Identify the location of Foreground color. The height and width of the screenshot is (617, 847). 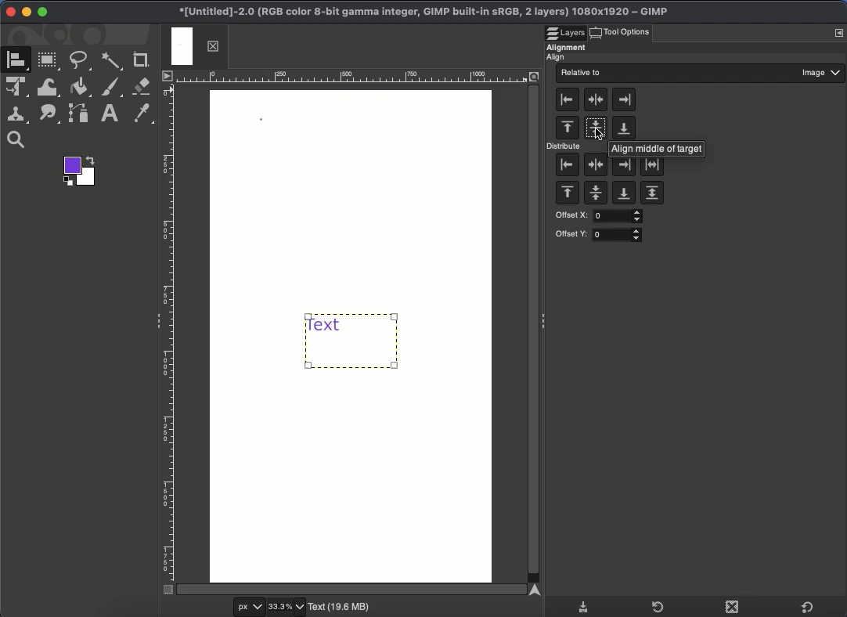
(81, 171).